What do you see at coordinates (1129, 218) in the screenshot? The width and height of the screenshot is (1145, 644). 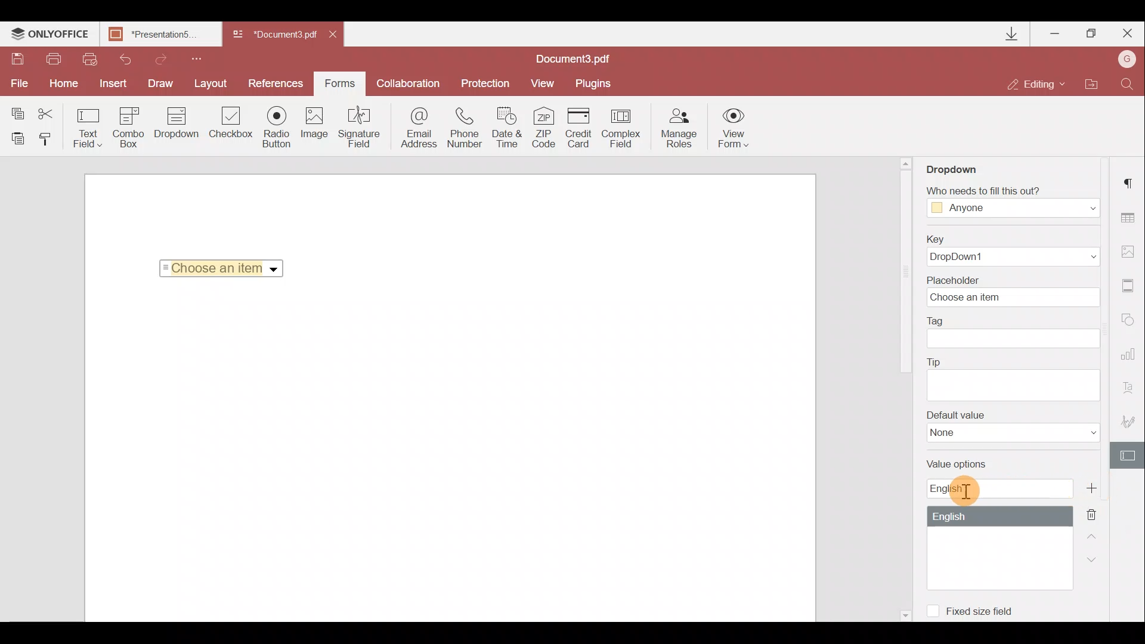 I see `Table settings` at bounding box center [1129, 218].